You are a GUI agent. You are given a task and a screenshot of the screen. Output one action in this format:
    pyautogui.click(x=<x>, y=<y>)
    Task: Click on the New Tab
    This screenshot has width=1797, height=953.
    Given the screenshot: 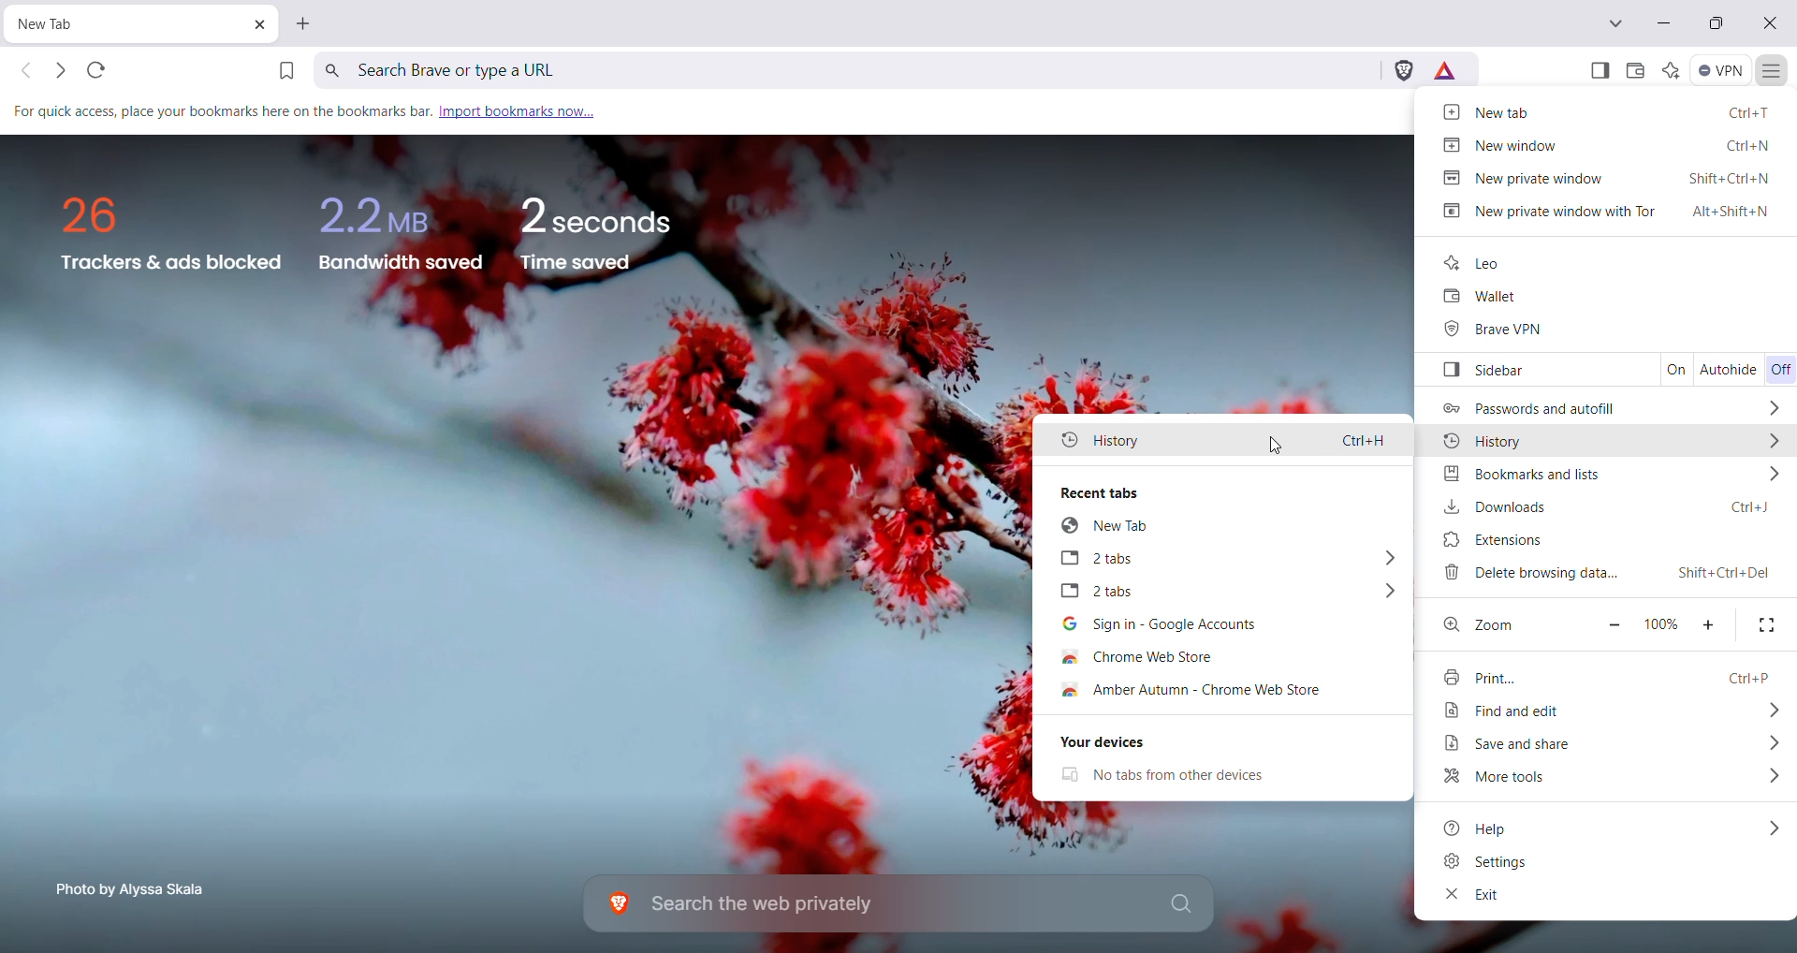 What is the action you would take?
    pyautogui.click(x=307, y=23)
    